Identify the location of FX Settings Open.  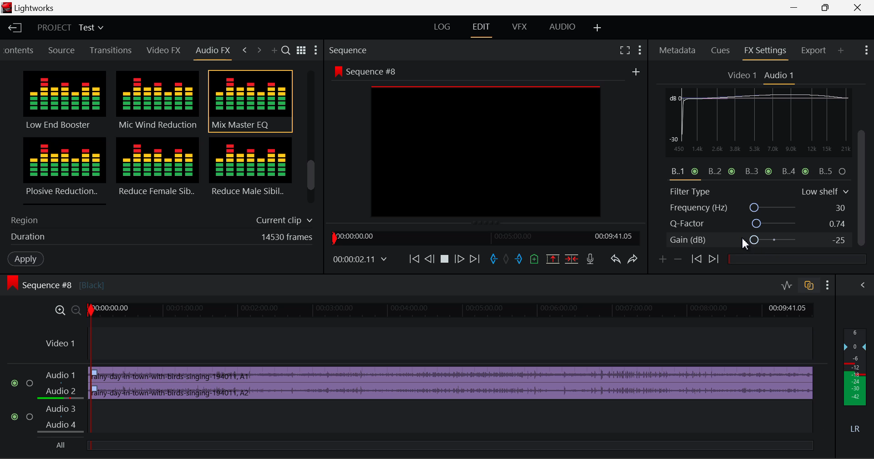
(766, 52).